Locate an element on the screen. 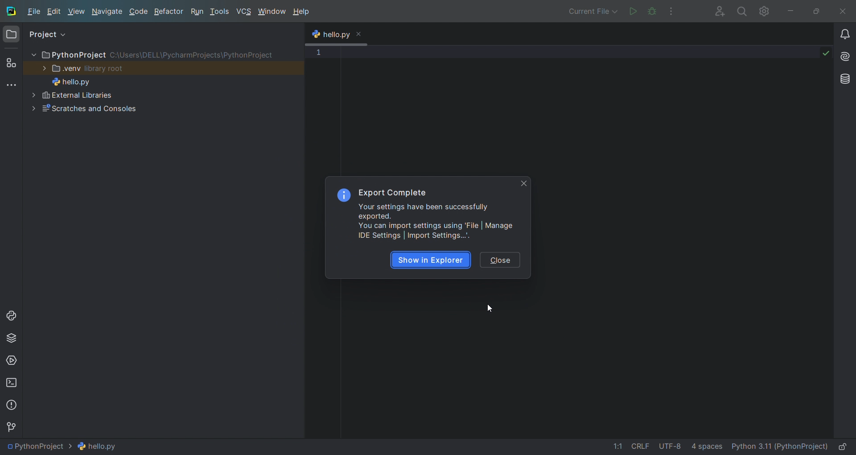 This screenshot has width=856, height=455. more tools windows is located at coordinates (13, 85).